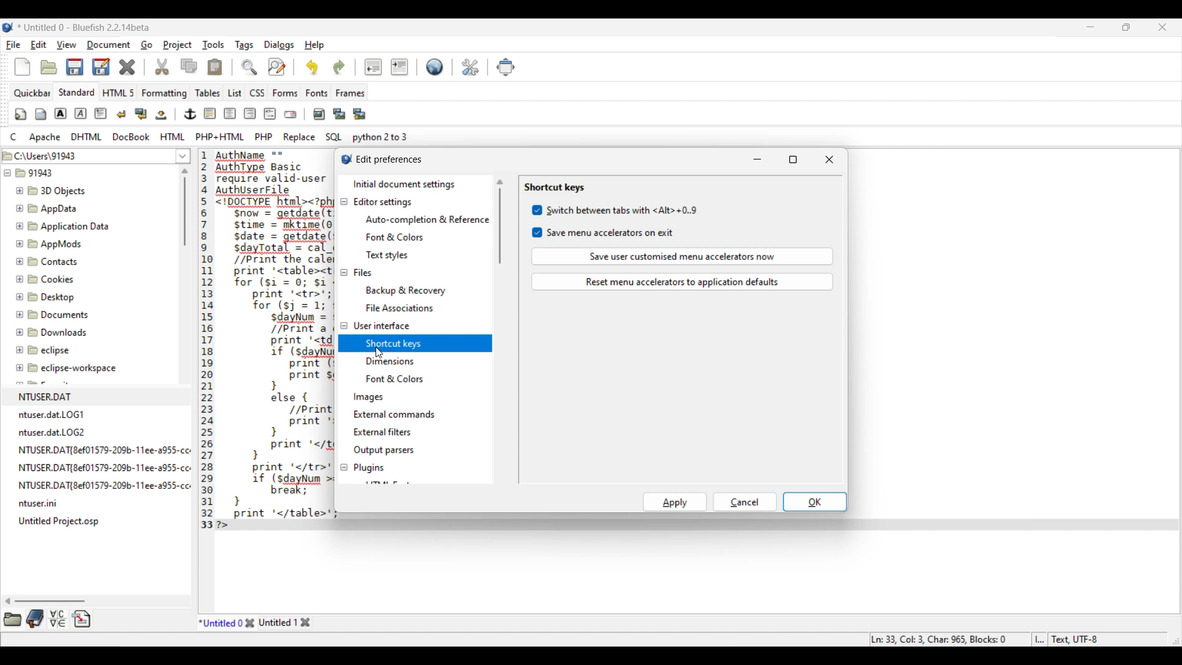 The height and width of the screenshot is (665, 1182). What do you see at coordinates (422, 369) in the screenshot?
I see `User interface setting options` at bounding box center [422, 369].